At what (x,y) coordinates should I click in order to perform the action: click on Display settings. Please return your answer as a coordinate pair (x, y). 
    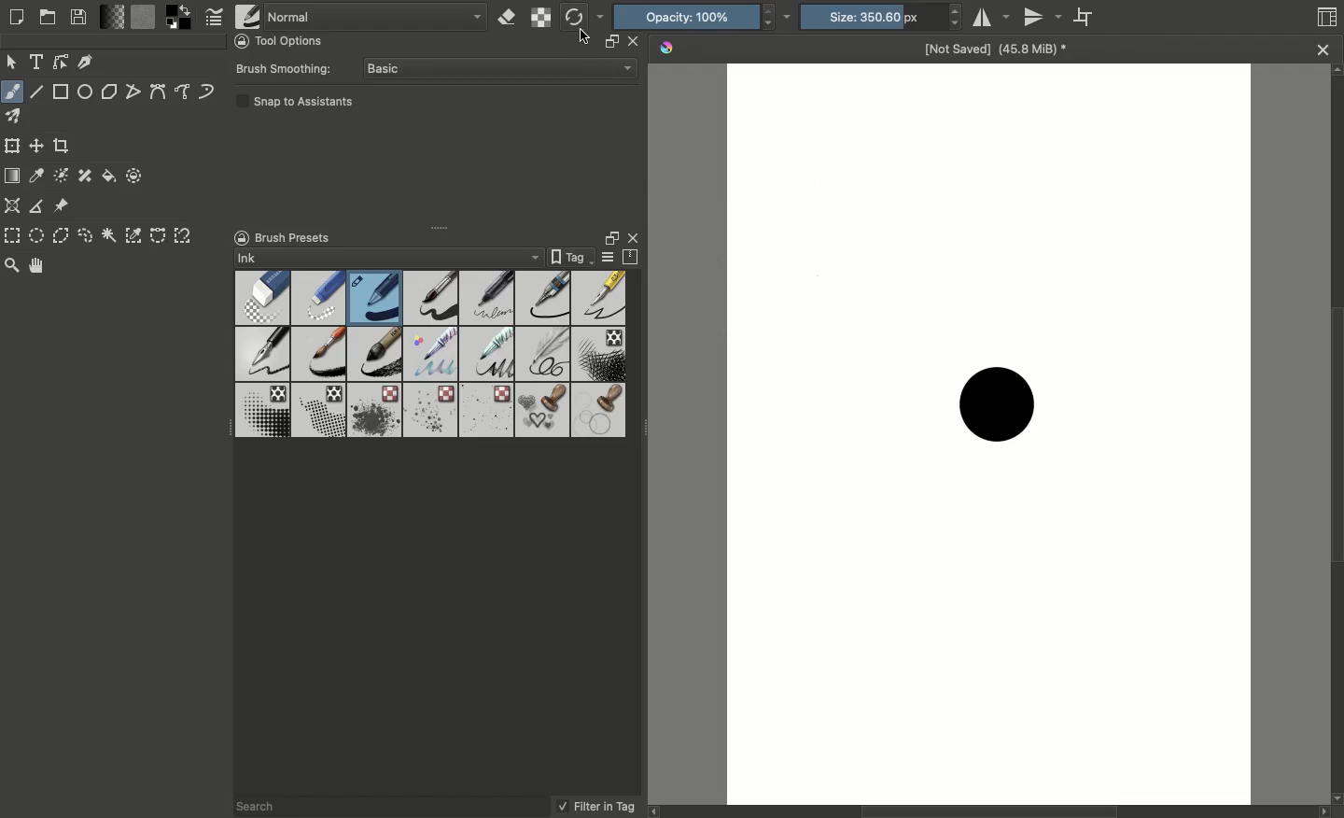
    Looking at the image, I should click on (609, 259).